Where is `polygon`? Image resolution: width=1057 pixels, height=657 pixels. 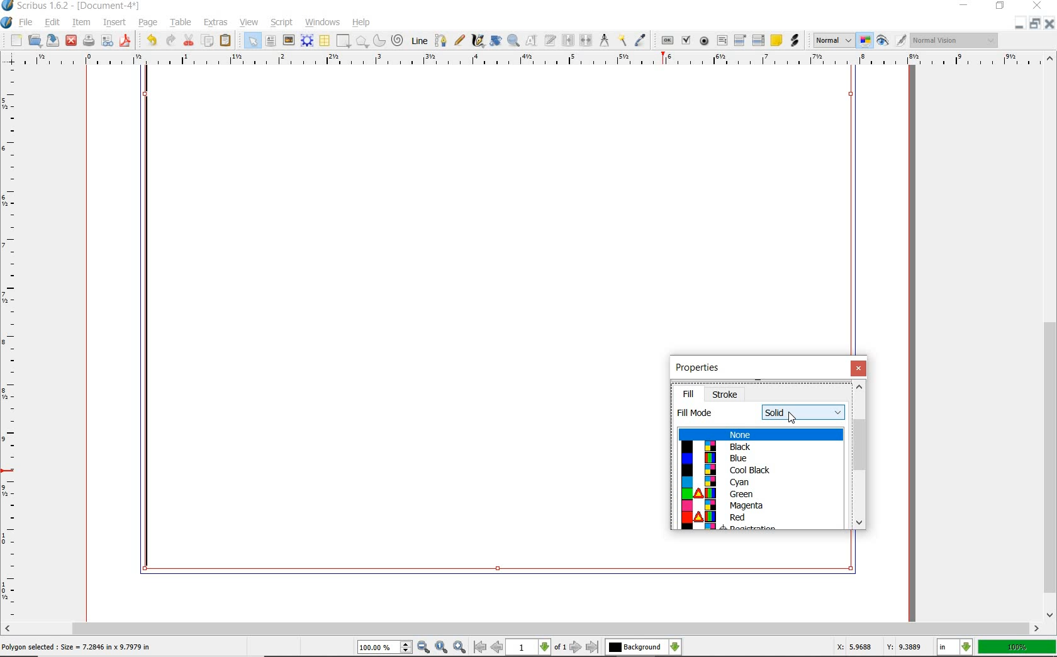 polygon is located at coordinates (362, 42).